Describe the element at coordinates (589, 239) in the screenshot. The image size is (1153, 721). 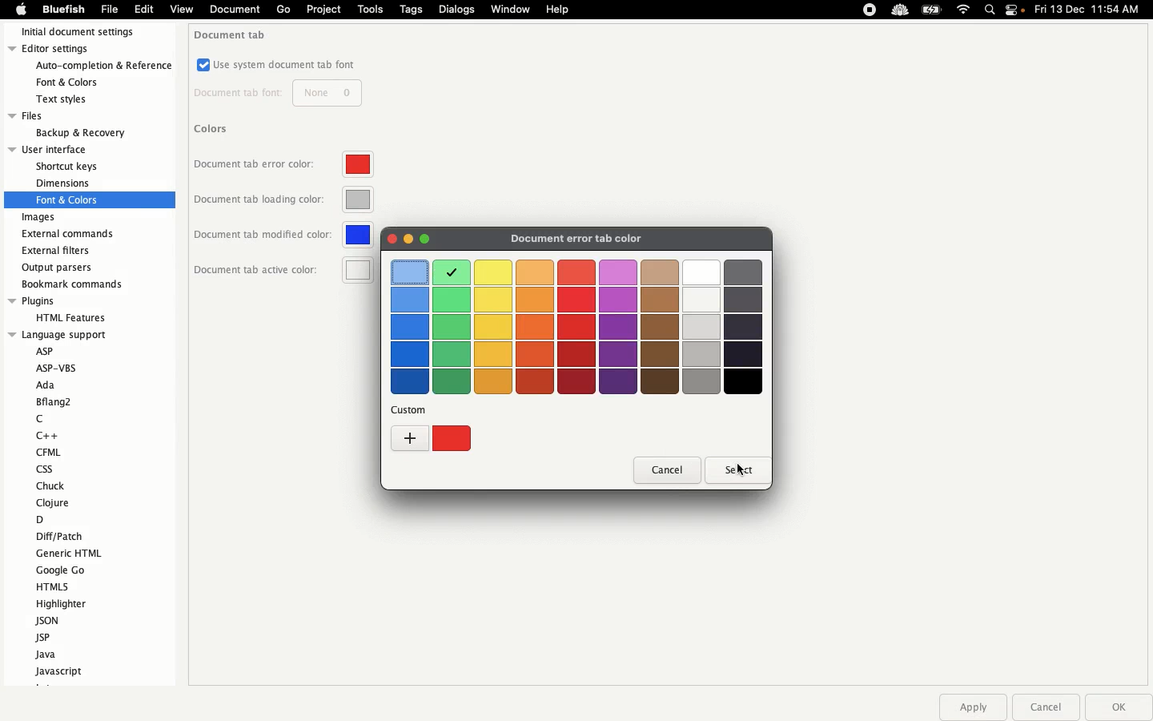
I see `Document error ta color` at that location.